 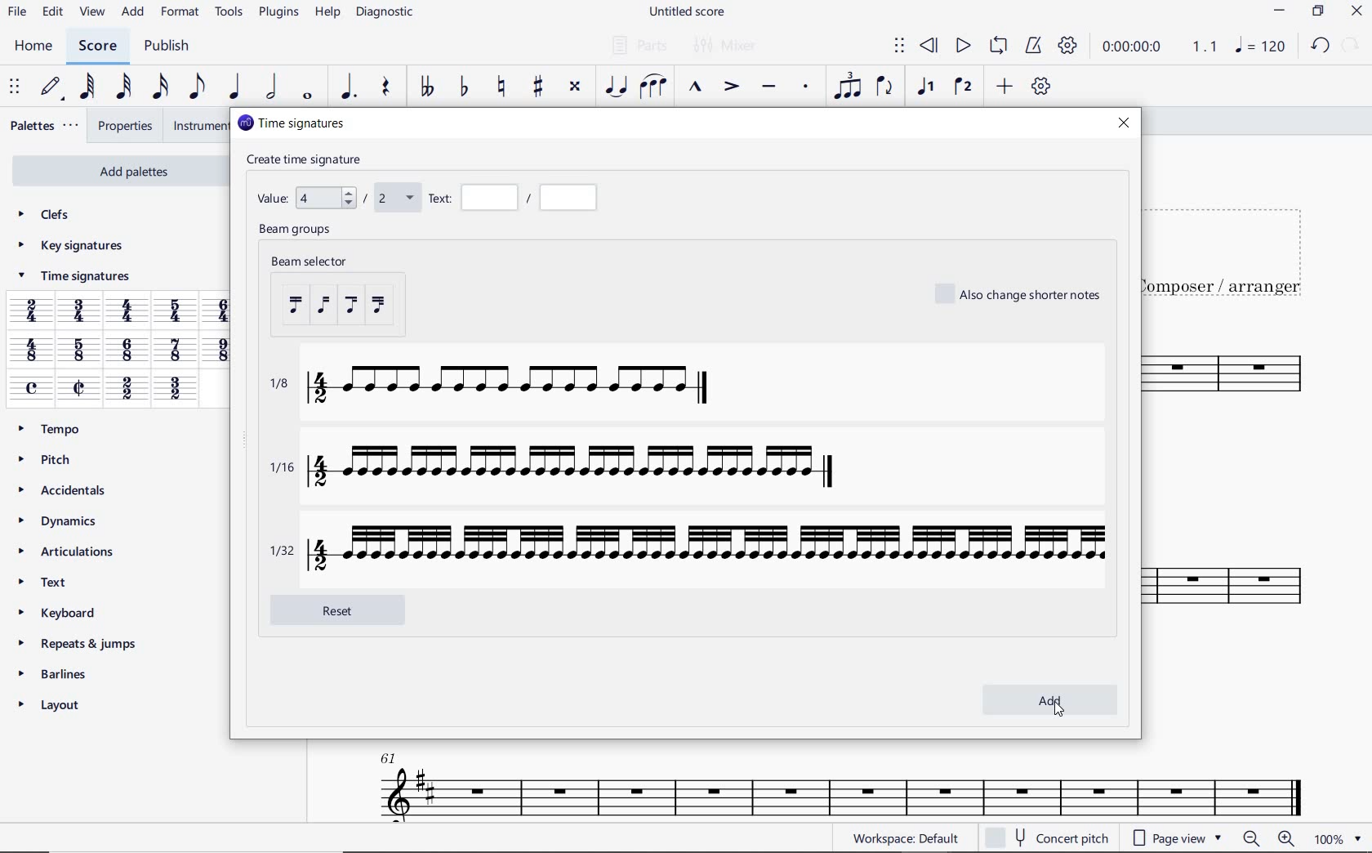 I want to click on STACCATO, so click(x=807, y=88).